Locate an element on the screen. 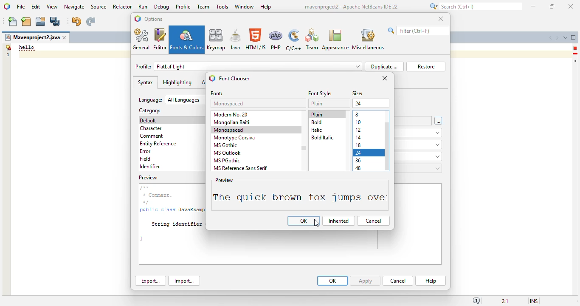 This screenshot has width=580, height=306. monospaced is located at coordinates (229, 103).